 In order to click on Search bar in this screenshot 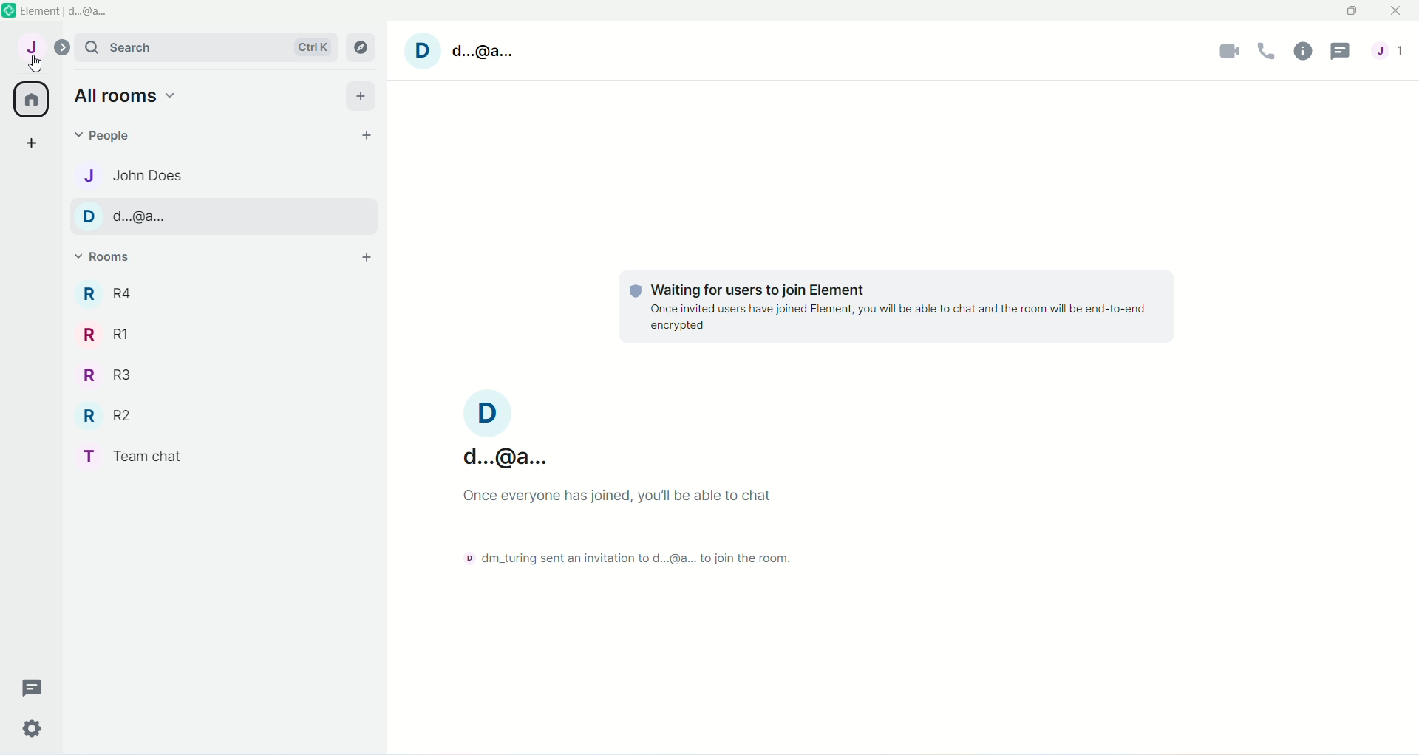, I will do `click(209, 46)`.